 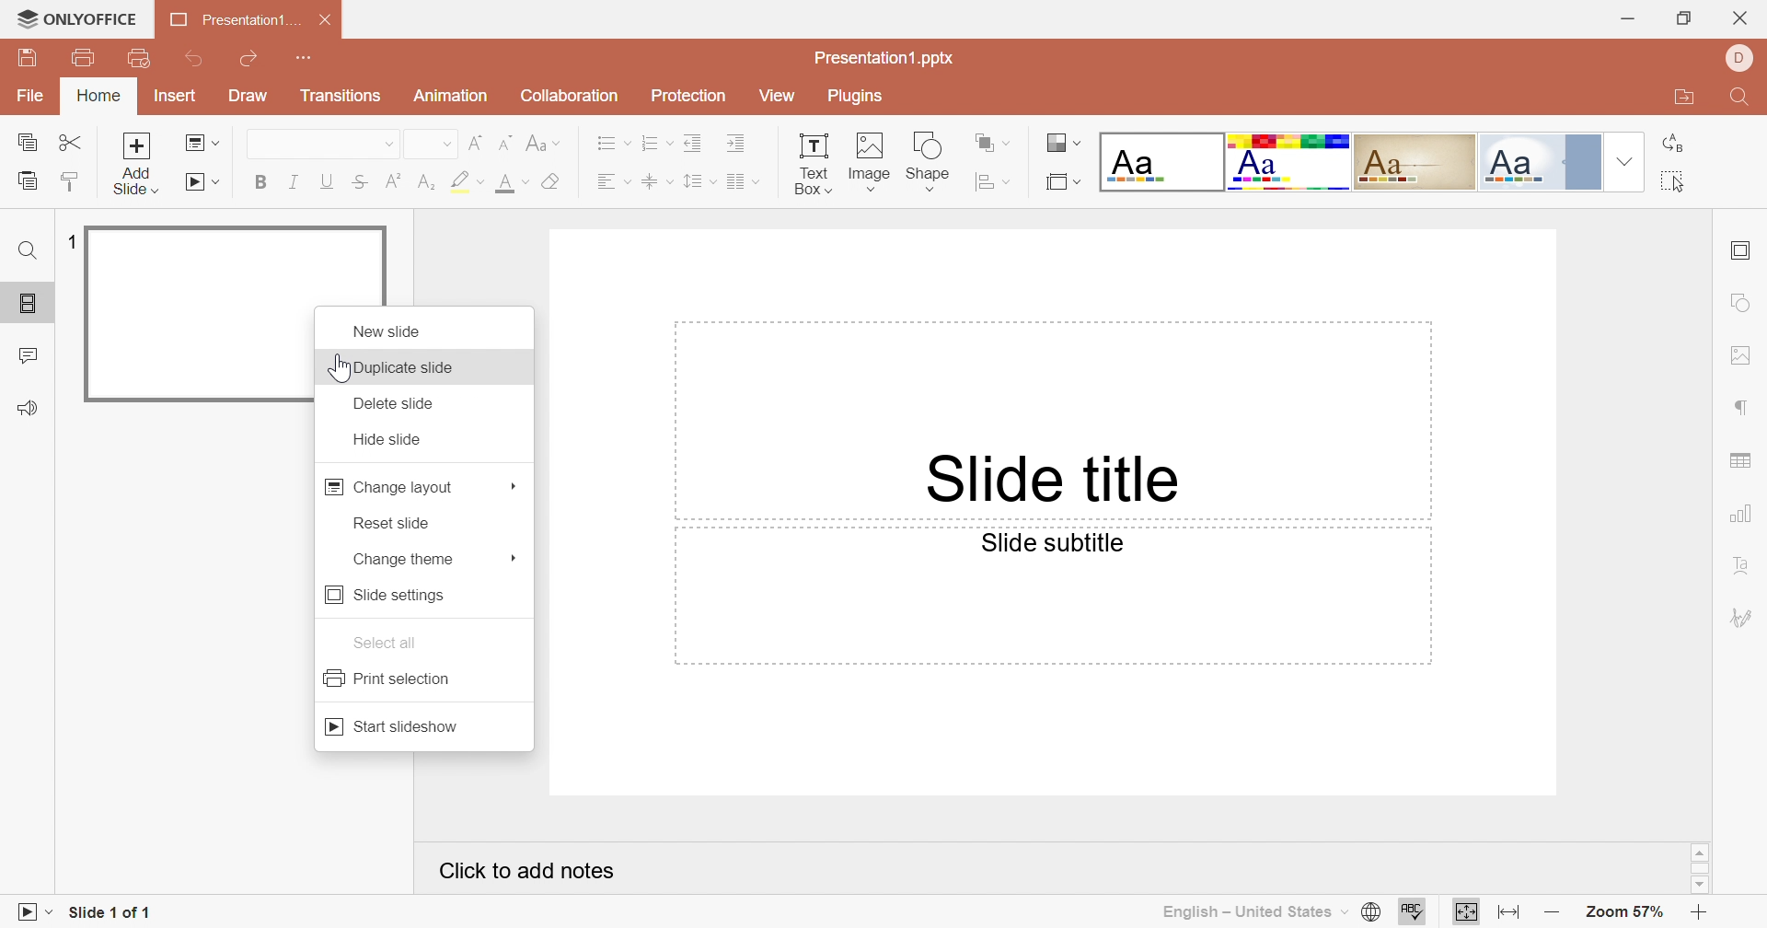 What do you see at coordinates (182, 96) in the screenshot?
I see `Insert` at bounding box center [182, 96].